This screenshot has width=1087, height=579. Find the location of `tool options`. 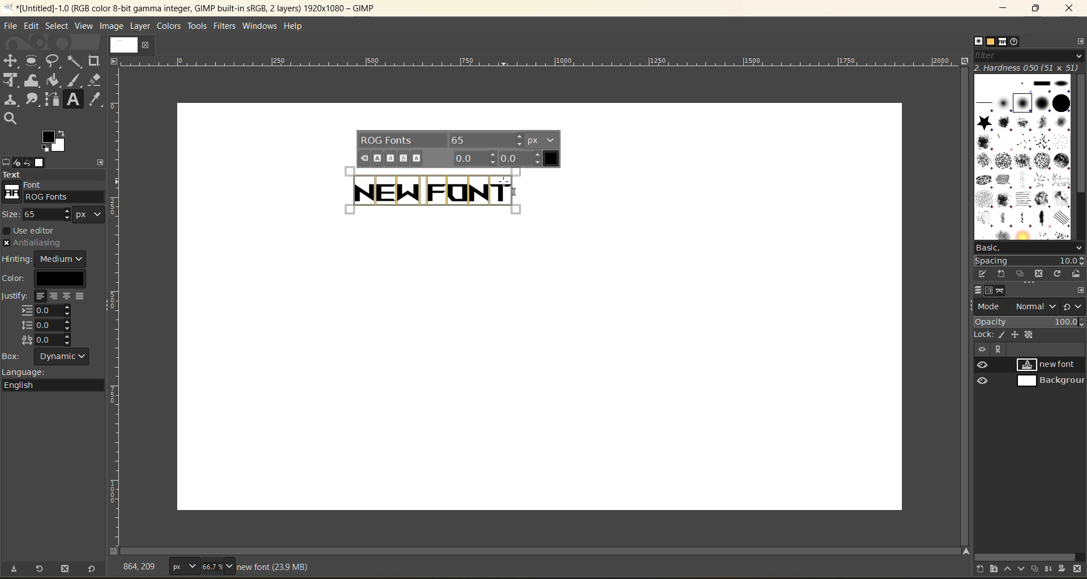

tool options is located at coordinates (7, 162).